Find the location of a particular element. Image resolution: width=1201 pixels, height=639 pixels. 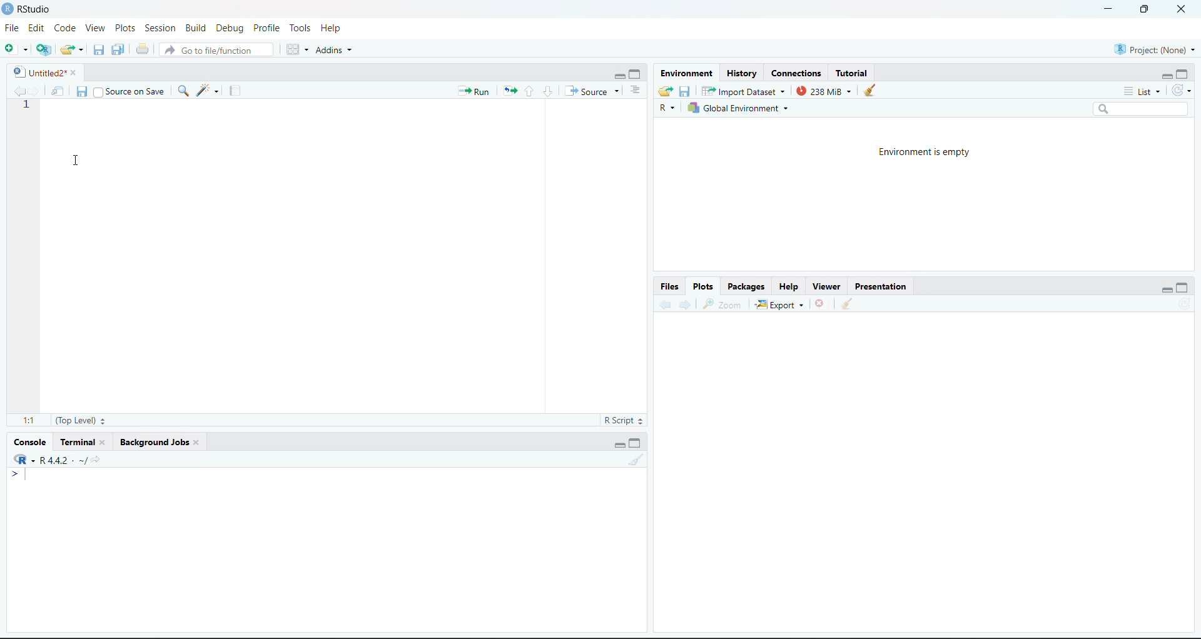

minimize is located at coordinates (1166, 291).